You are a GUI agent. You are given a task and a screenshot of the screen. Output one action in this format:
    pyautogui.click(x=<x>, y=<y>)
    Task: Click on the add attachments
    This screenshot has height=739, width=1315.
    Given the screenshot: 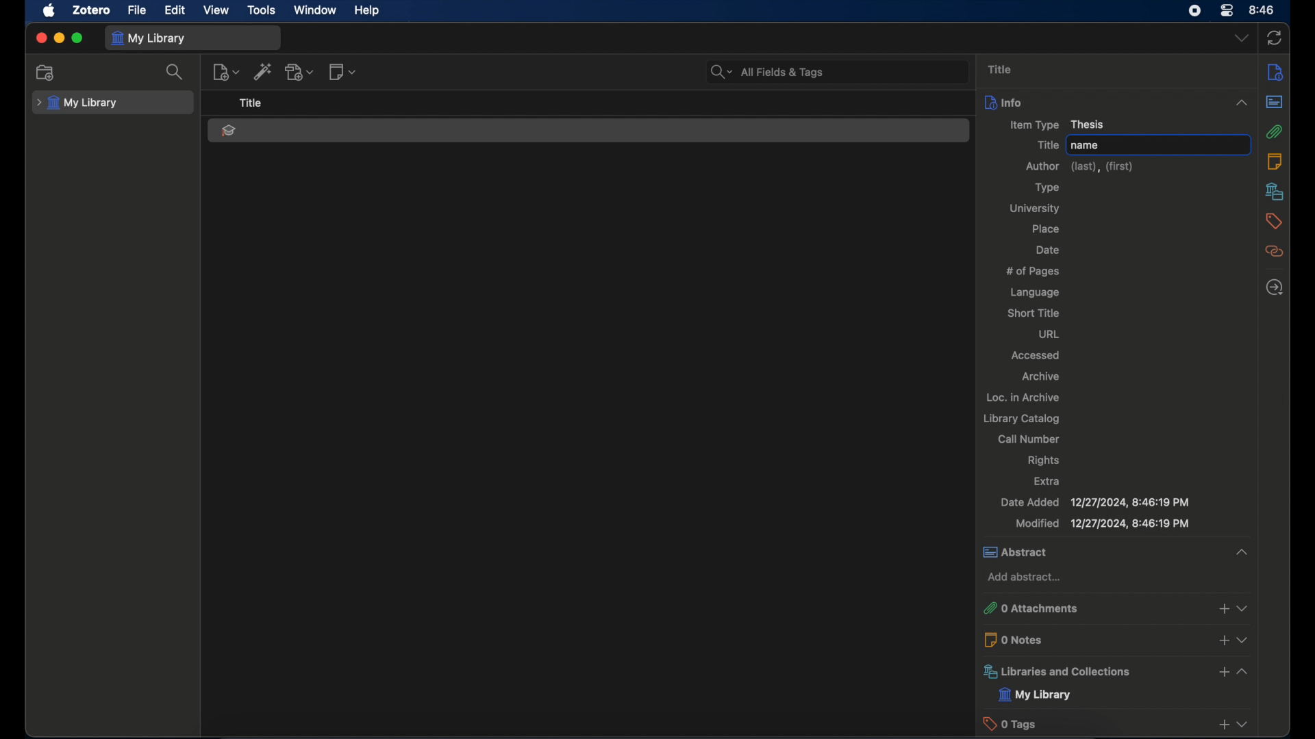 What is the action you would take?
    pyautogui.click(x=1223, y=608)
    